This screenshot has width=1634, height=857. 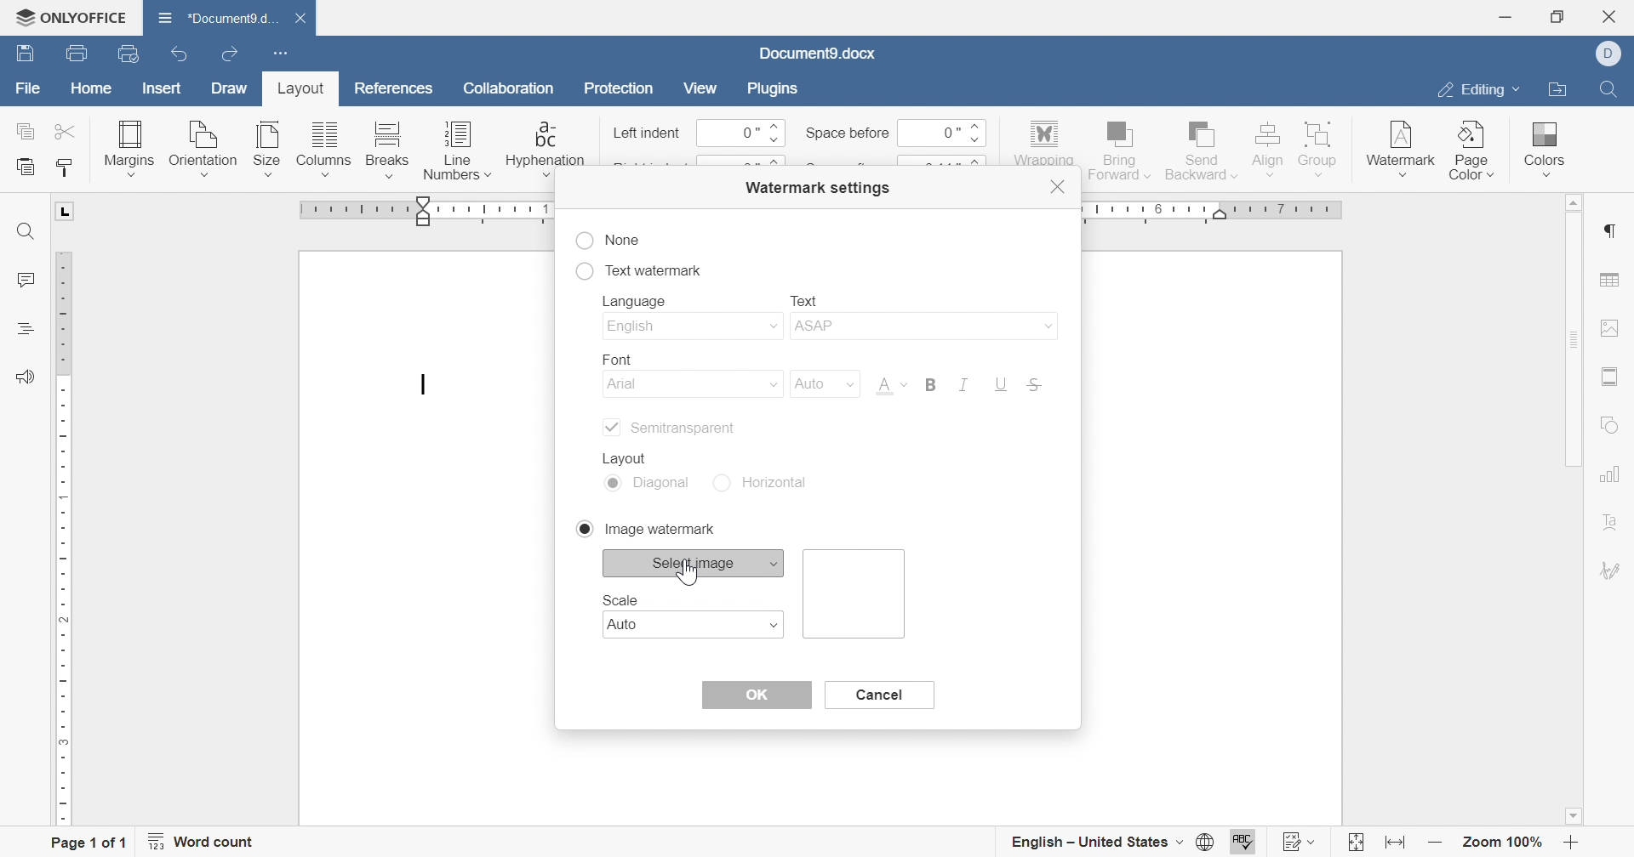 What do you see at coordinates (688, 572) in the screenshot?
I see `cursor` at bounding box center [688, 572].